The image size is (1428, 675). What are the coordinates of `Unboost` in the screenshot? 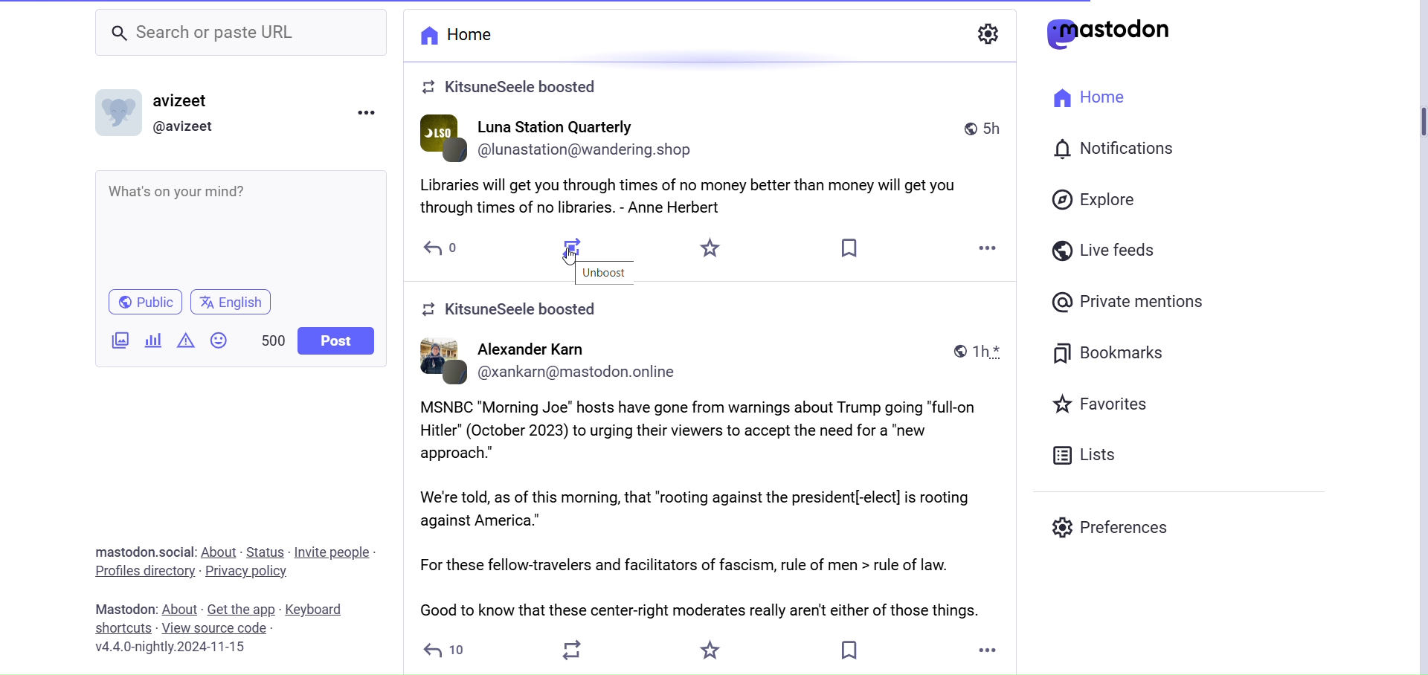 It's located at (606, 272).